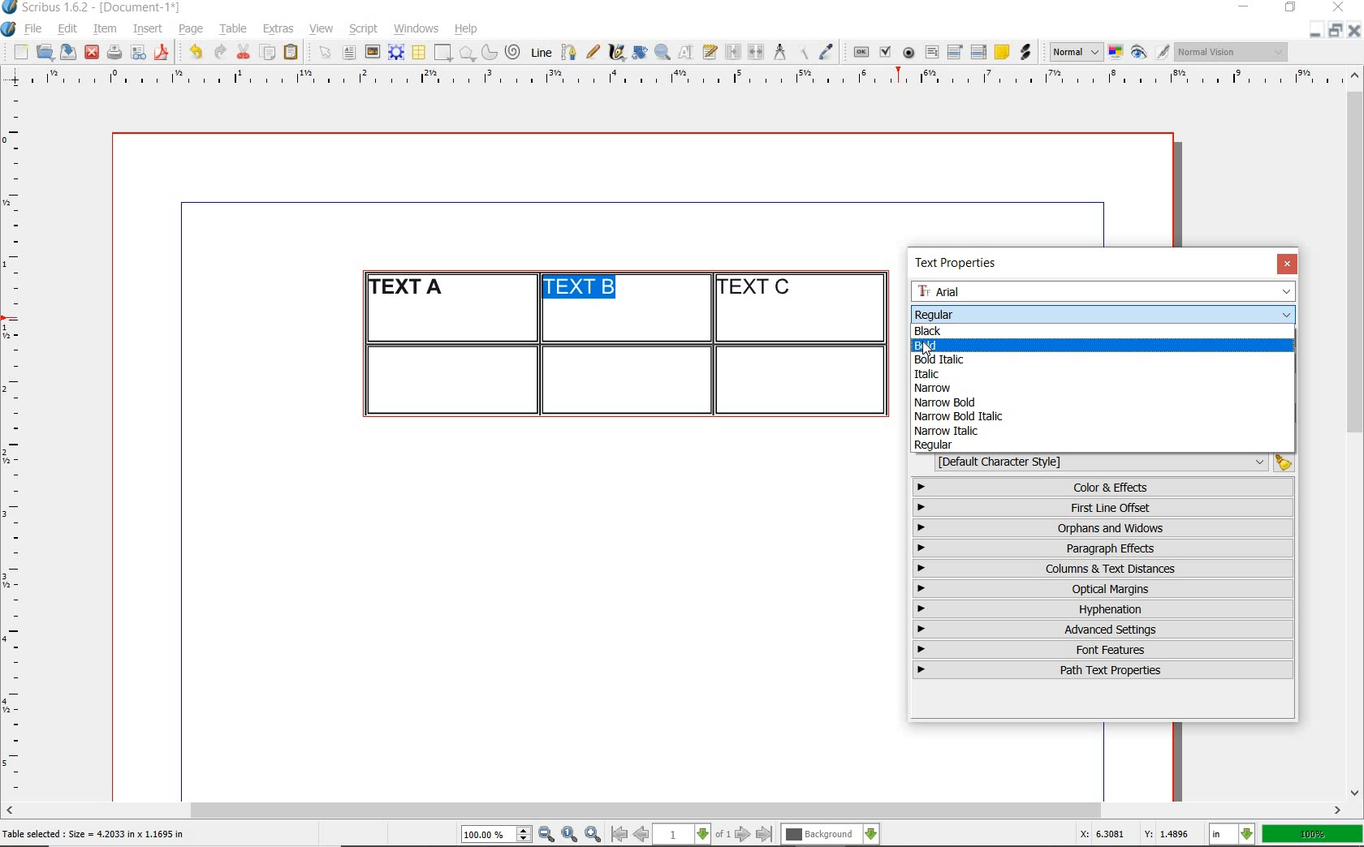 The width and height of the screenshot is (1364, 847). Describe the element at coordinates (640, 52) in the screenshot. I see `rotate item` at that location.